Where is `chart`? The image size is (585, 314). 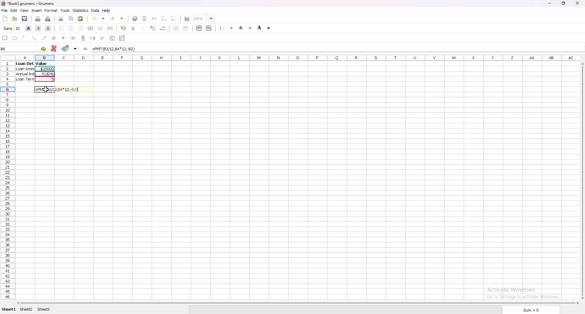
chart is located at coordinates (187, 19).